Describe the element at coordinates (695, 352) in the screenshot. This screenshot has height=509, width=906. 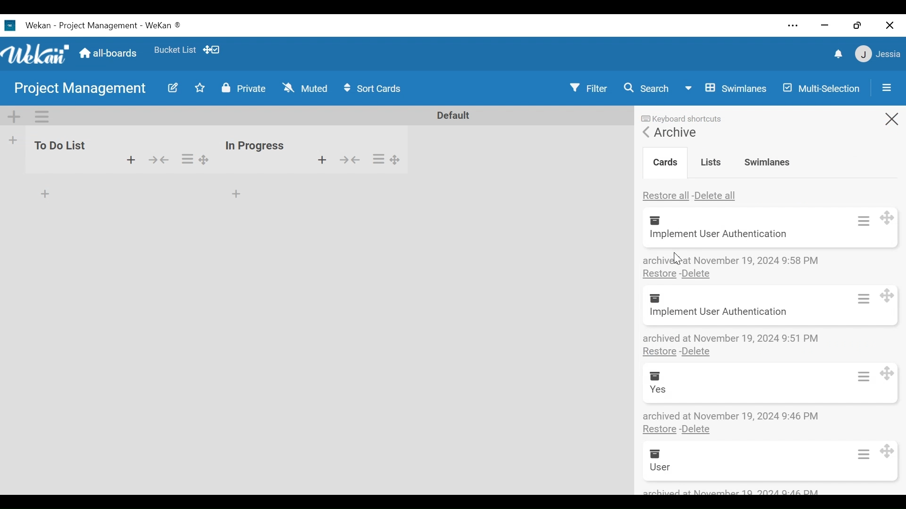
I see `Delete` at that location.